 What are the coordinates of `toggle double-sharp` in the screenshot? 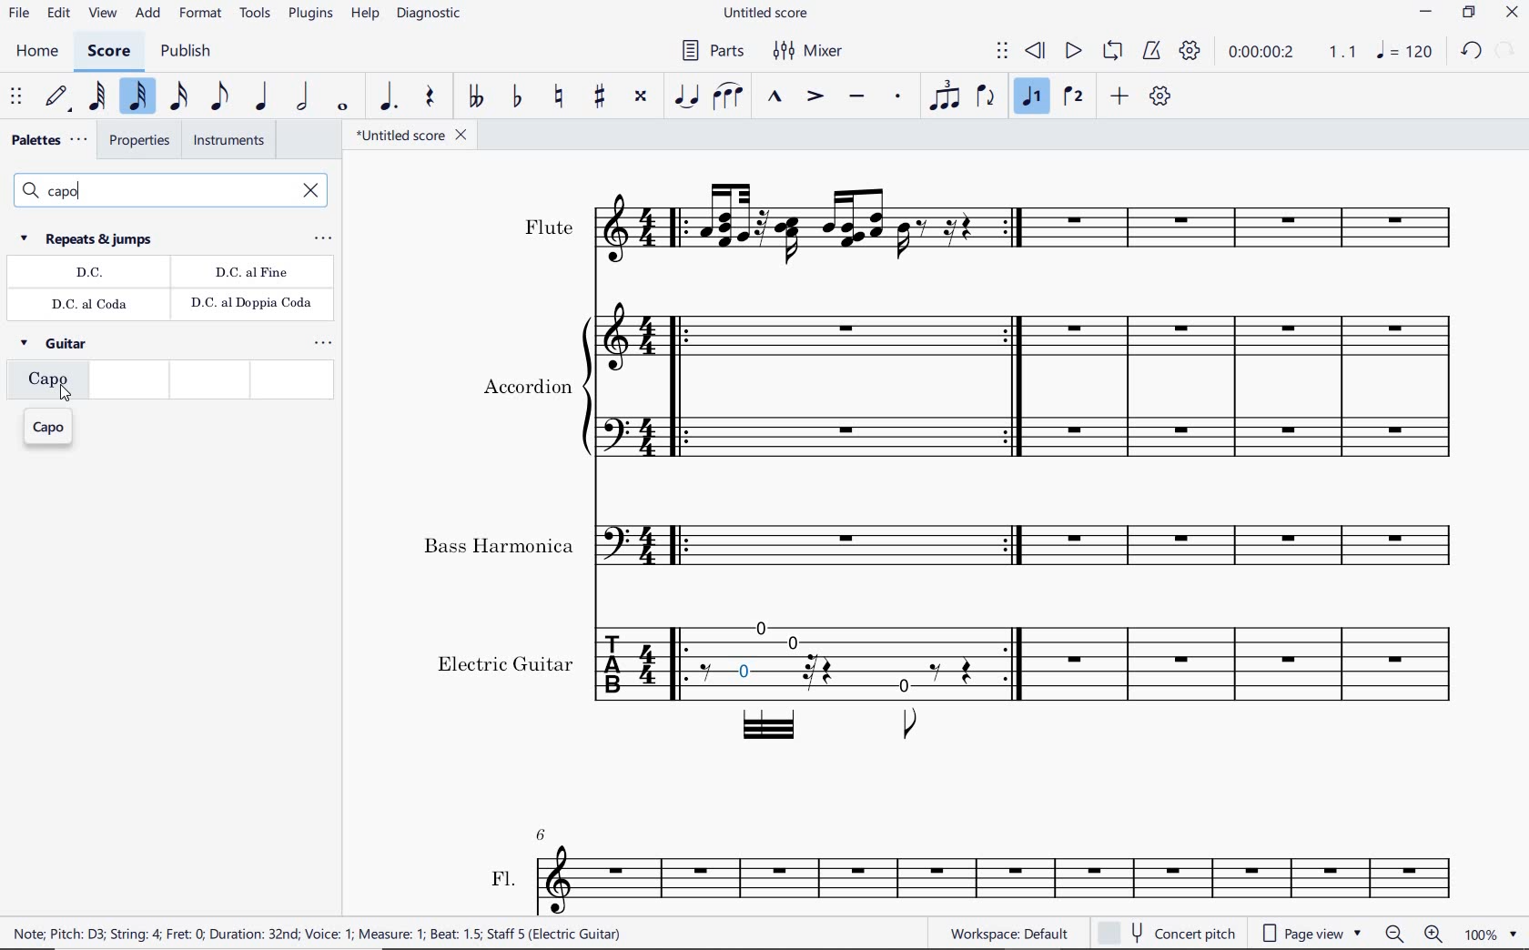 It's located at (643, 96).